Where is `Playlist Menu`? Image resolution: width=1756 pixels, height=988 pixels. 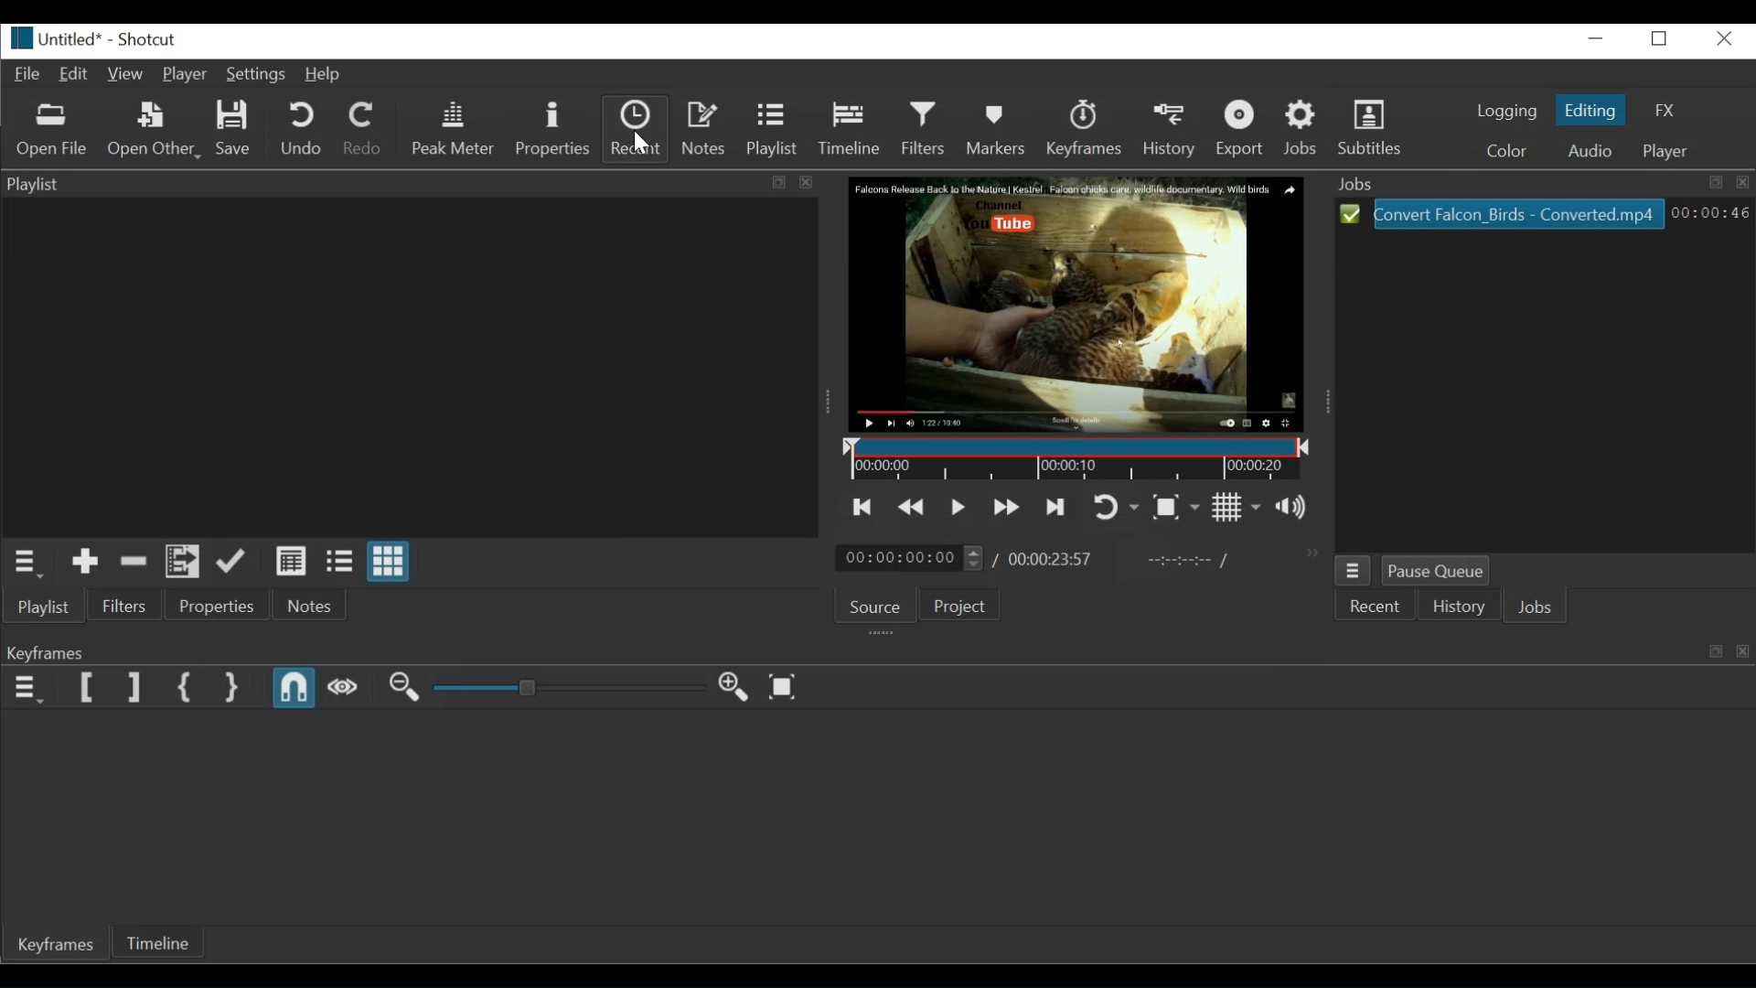 Playlist Menu is located at coordinates (30, 564).